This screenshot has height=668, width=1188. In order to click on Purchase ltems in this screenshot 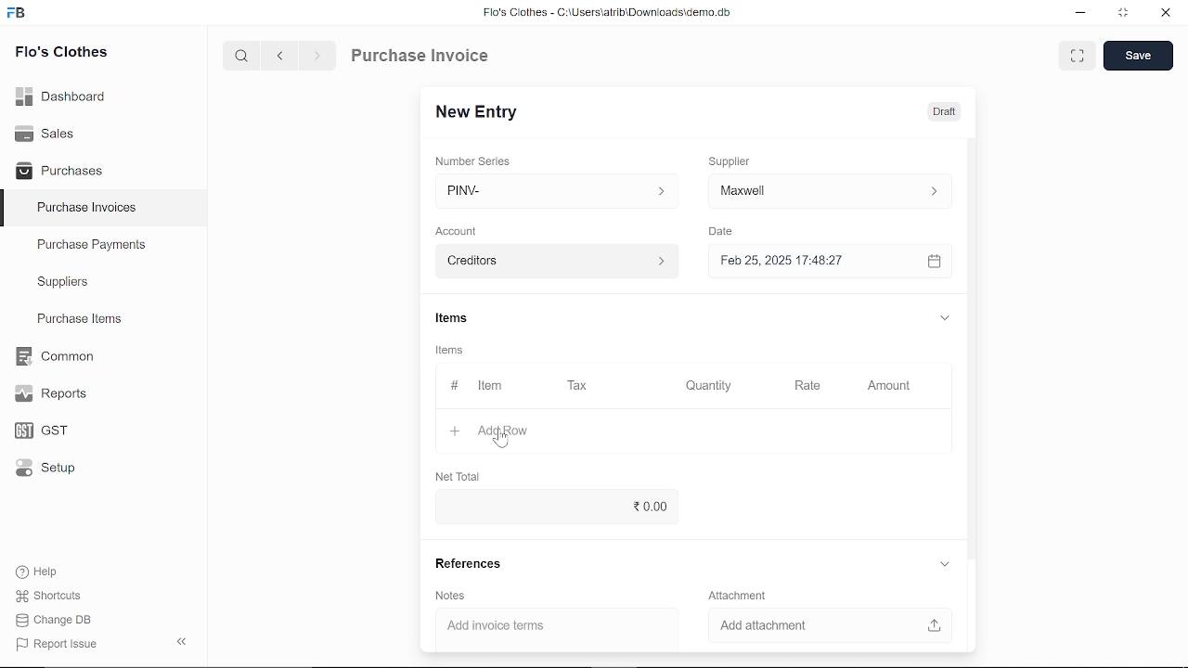, I will do `click(77, 320)`.